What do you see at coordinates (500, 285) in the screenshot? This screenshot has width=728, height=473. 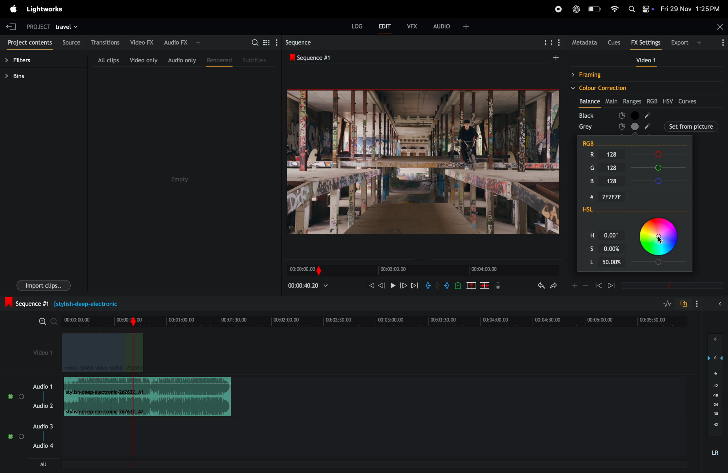 I see `mic` at bounding box center [500, 285].